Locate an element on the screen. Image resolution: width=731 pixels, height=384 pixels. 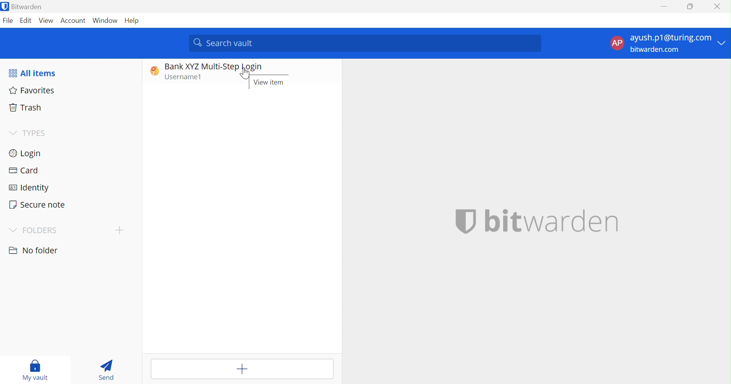
FOLDERS is located at coordinates (40, 230).